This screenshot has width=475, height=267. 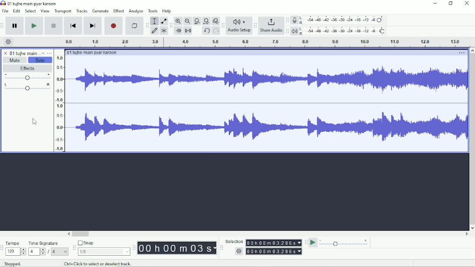 I want to click on Snap, so click(x=104, y=243).